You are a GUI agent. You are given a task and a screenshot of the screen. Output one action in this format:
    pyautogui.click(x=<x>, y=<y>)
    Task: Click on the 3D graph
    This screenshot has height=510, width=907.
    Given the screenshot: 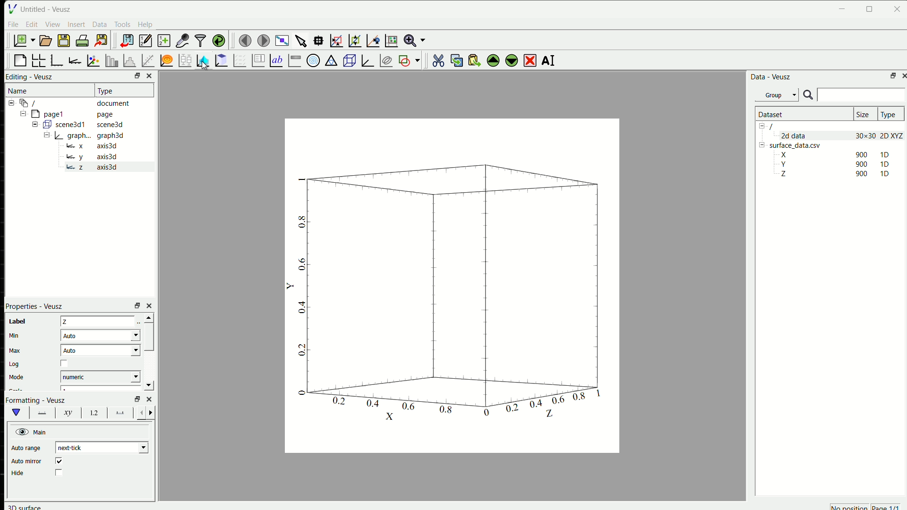 What is the action you would take?
    pyautogui.click(x=368, y=60)
    